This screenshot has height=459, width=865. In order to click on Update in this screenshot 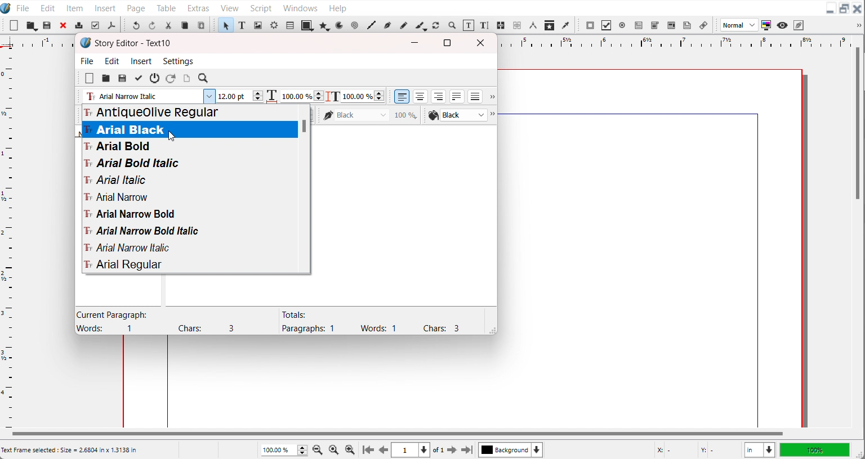, I will do `click(138, 78)`.